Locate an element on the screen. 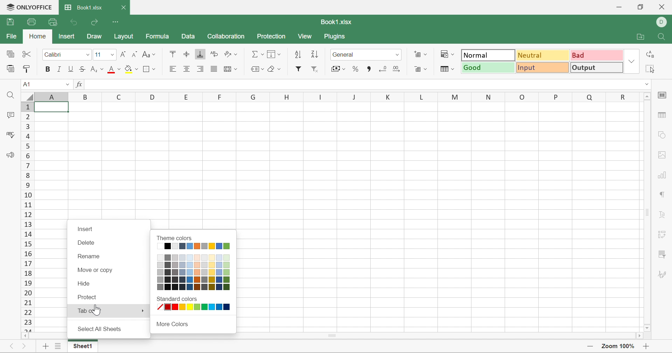 The height and width of the screenshot is (353, 672). Previous is located at coordinates (13, 346).